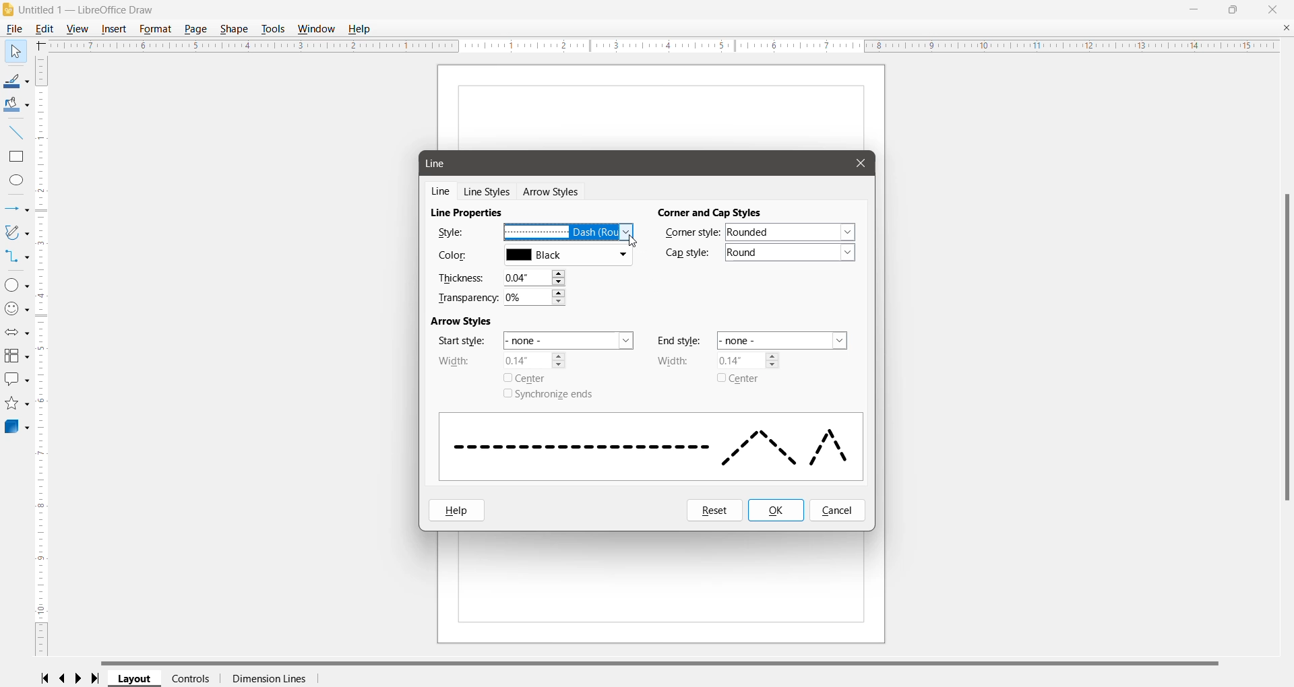  Describe the element at coordinates (568, 255) in the screenshot. I see `Select the required line color` at that location.